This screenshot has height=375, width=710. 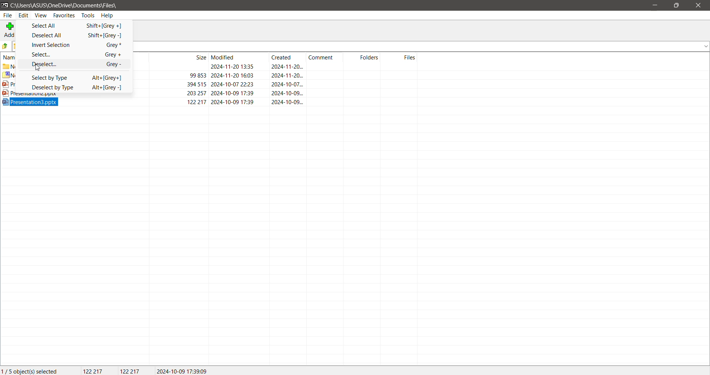 I want to click on name, so click(x=11, y=58).